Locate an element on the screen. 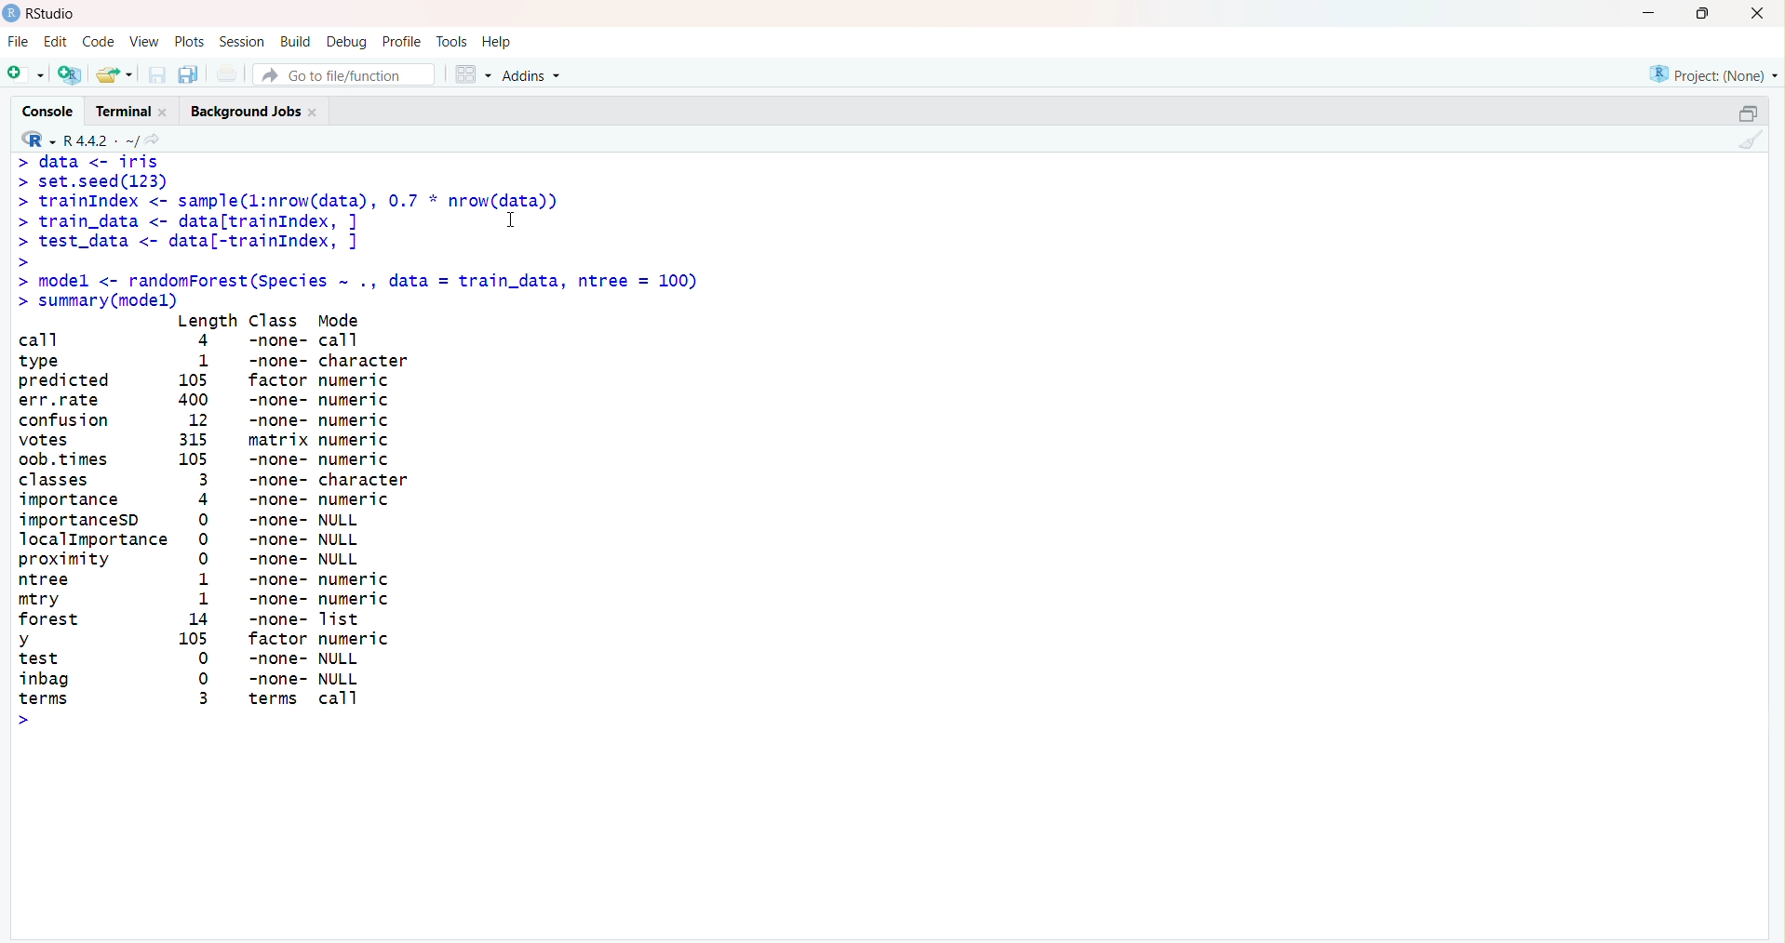 The width and height of the screenshot is (1785, 943). Go to file/function is located at coordinates (342, 72).